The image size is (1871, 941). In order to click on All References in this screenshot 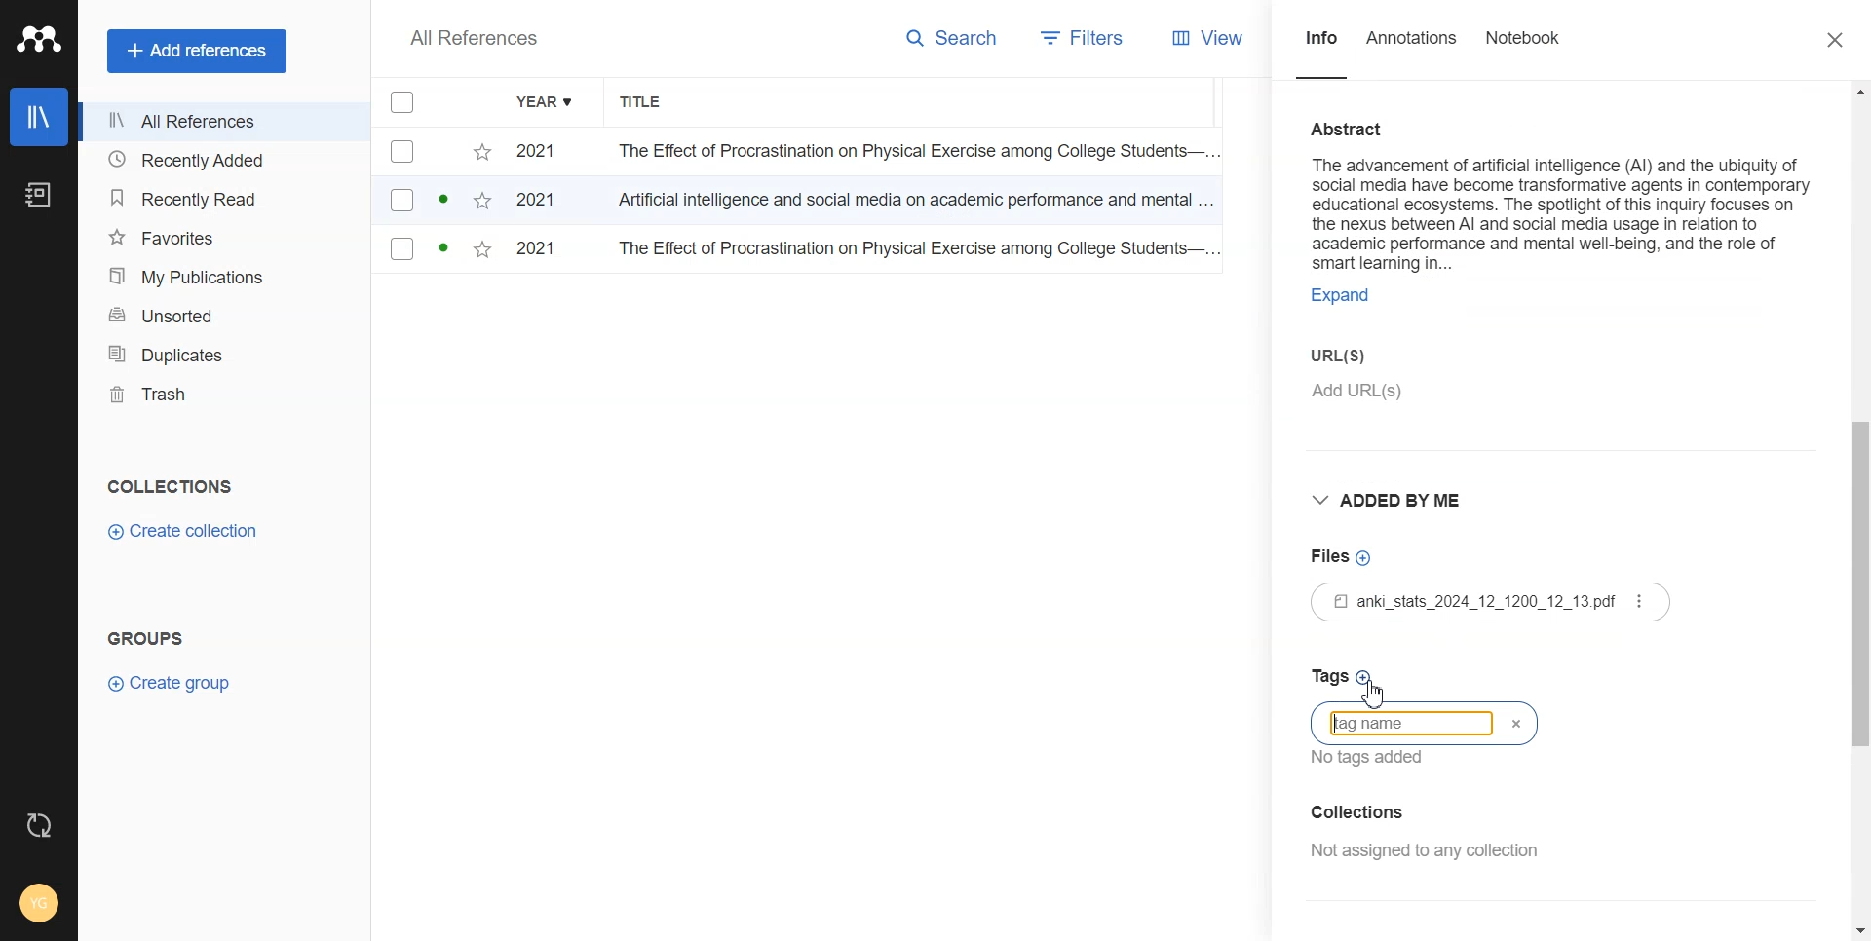, I will do `click(223, 124)`.